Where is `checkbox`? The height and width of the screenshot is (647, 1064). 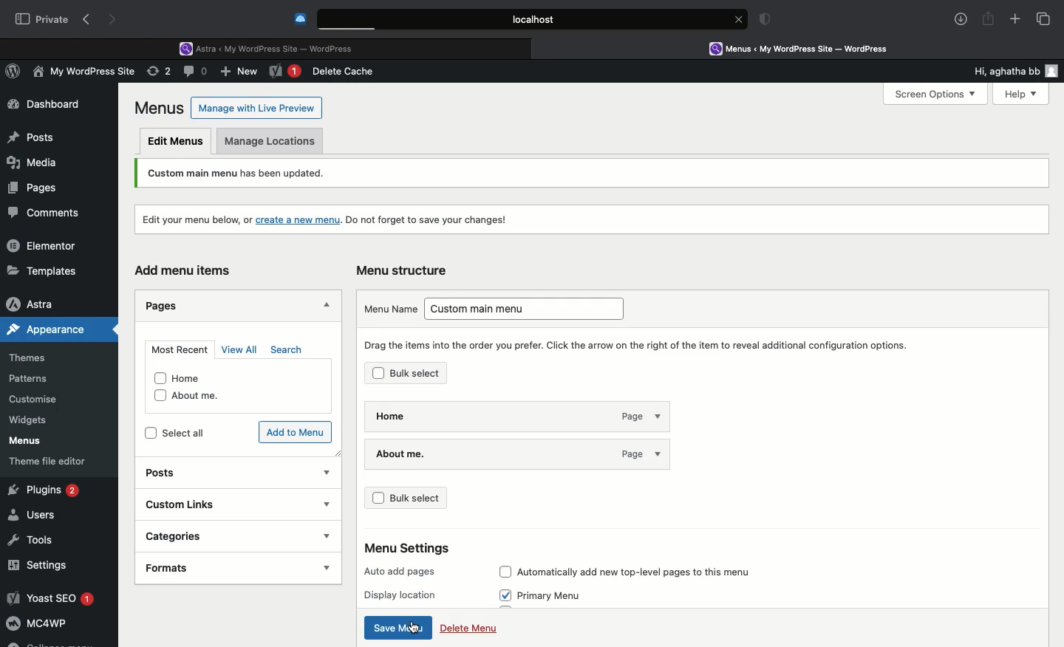
checkbox is located at coordinates (506, 595).